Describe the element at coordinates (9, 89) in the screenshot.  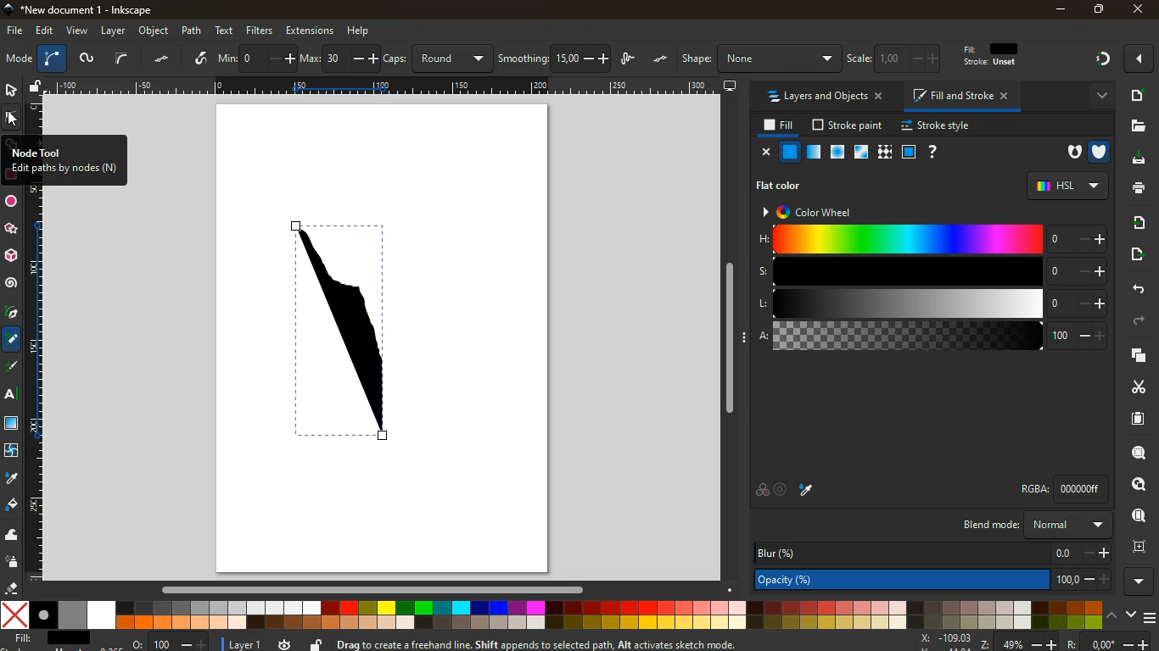
I see `select` at that location.